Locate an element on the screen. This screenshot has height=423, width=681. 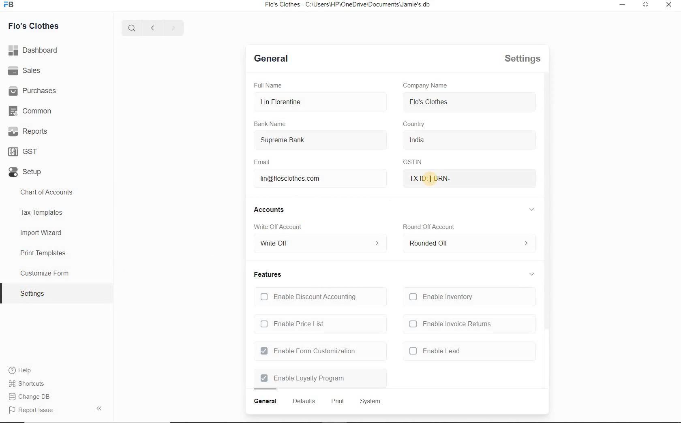
Write Off account is located at coordinates (280, 228).